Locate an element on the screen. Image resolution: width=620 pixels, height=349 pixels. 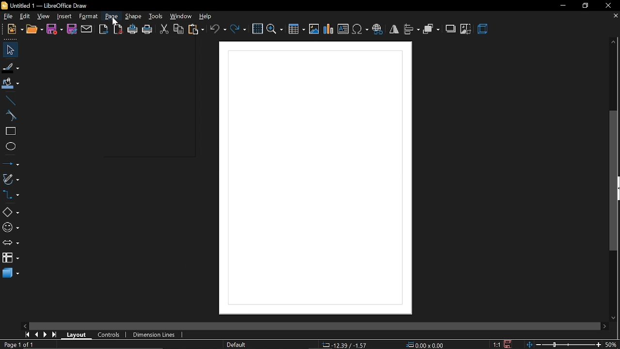
shape is located at coordinates (135, 16).